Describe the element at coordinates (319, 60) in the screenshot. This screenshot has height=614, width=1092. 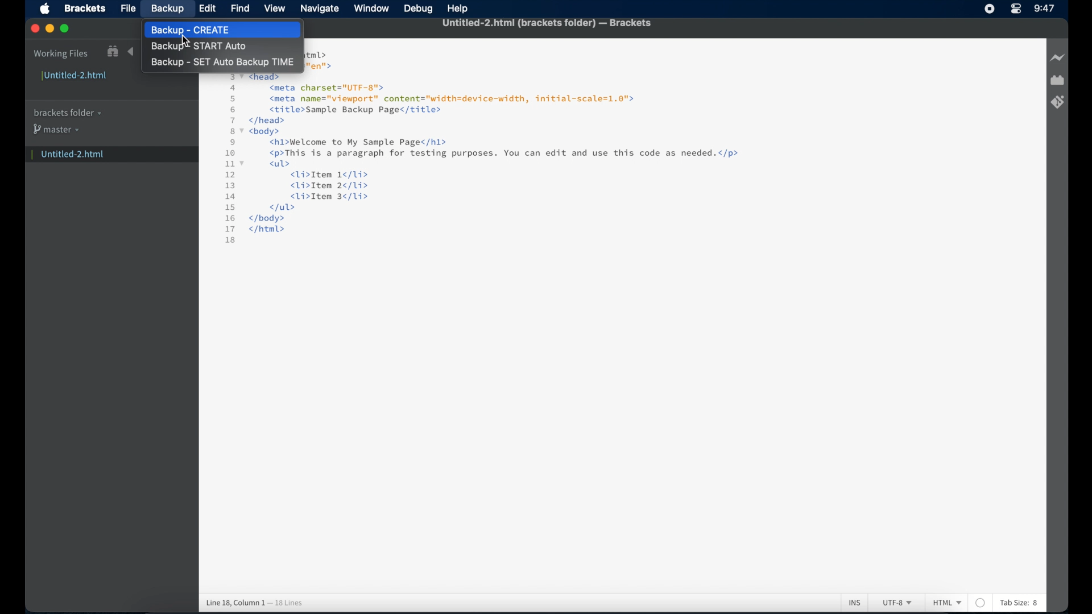
I see `tml> "en">` at that location.